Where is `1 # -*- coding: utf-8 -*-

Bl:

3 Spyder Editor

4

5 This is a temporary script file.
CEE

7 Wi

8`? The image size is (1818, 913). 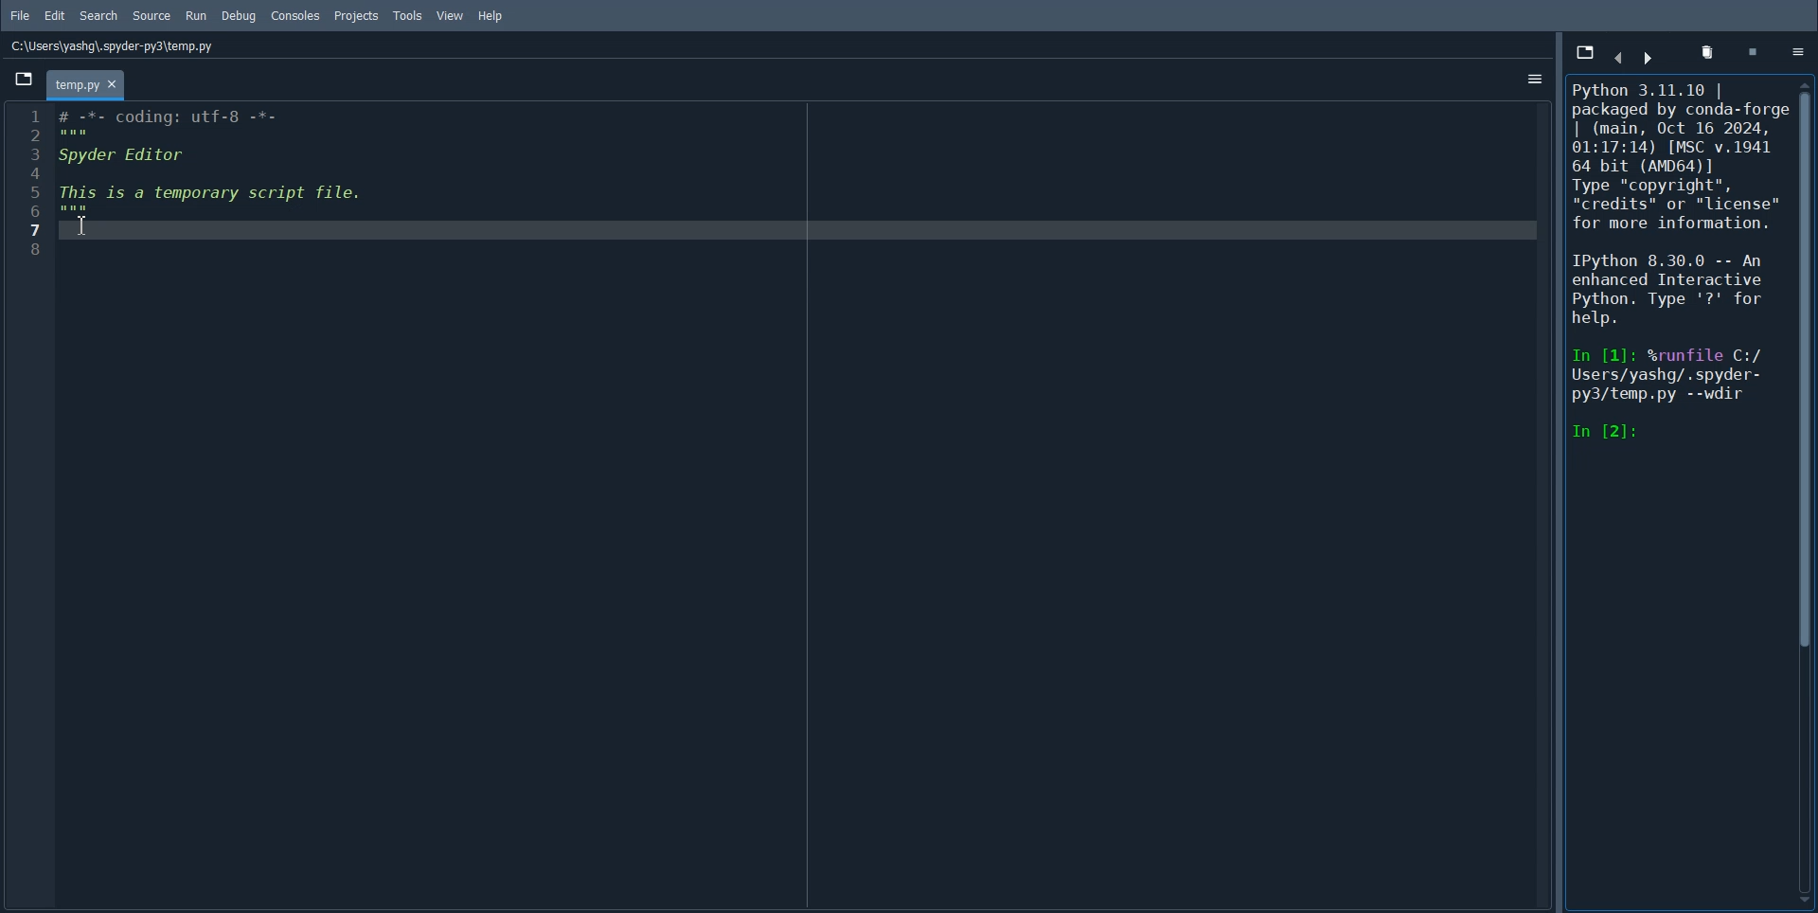 1 # -*- coding: utf-8 -*-

Bl:

3 Spyder Editor

4

5 This is a temporary script file.
CEE

7 Wi

8 is located at coordinates (201, 192).